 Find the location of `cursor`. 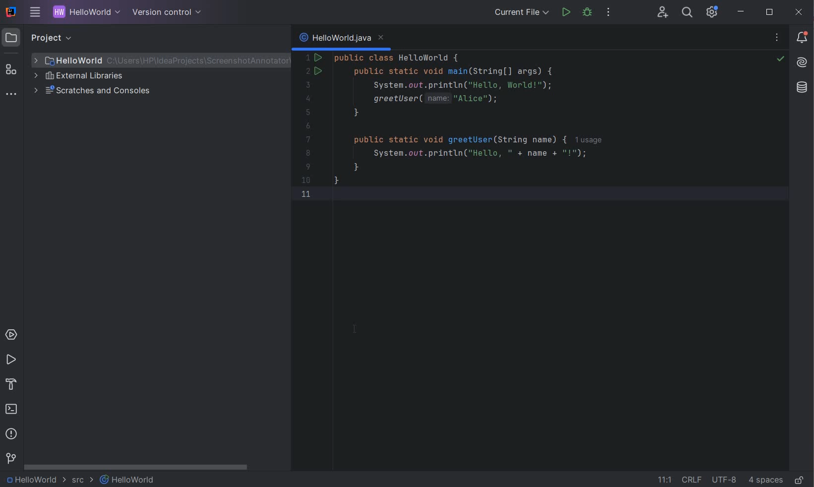

cursor is located at coordinates (356, 329).